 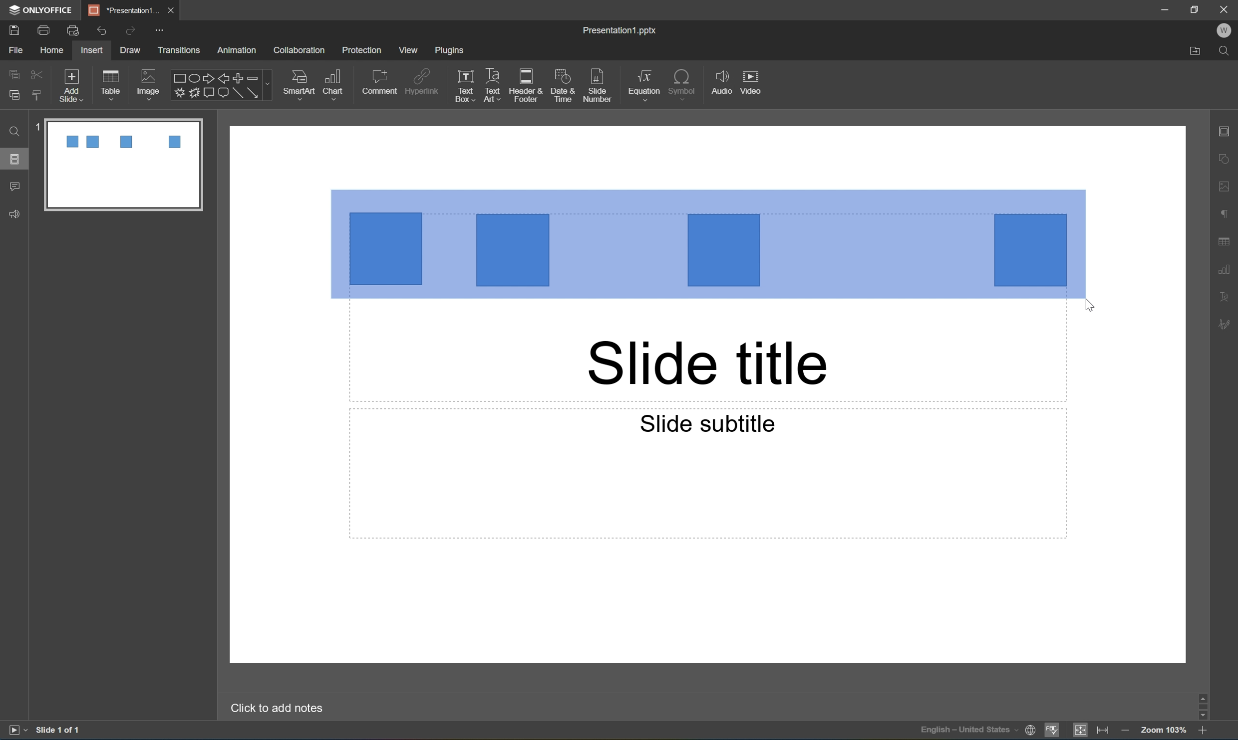 What do you see at coordinates (58, 731) in the screenshot?
I see `slide 1 of 1` at bounding box center [58, 731].